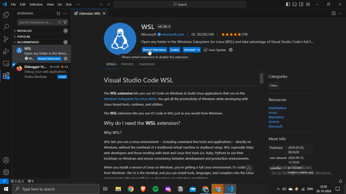 Image resolution: width=346 pixels, height=194 pixels. Describe the element at coordinates (36, 4) in the screenshot. I see `Selection` at that location.